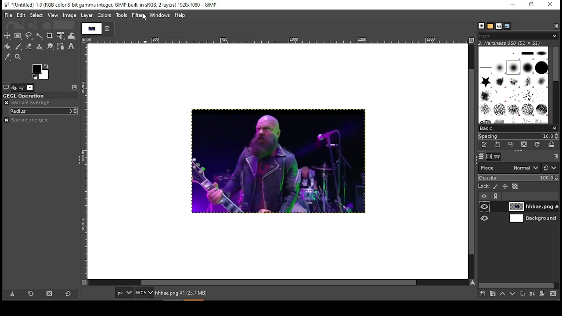  What do you see at coordinates (479, 157) in the screenshot?
I see `layers` at bounding box center [479, 157].